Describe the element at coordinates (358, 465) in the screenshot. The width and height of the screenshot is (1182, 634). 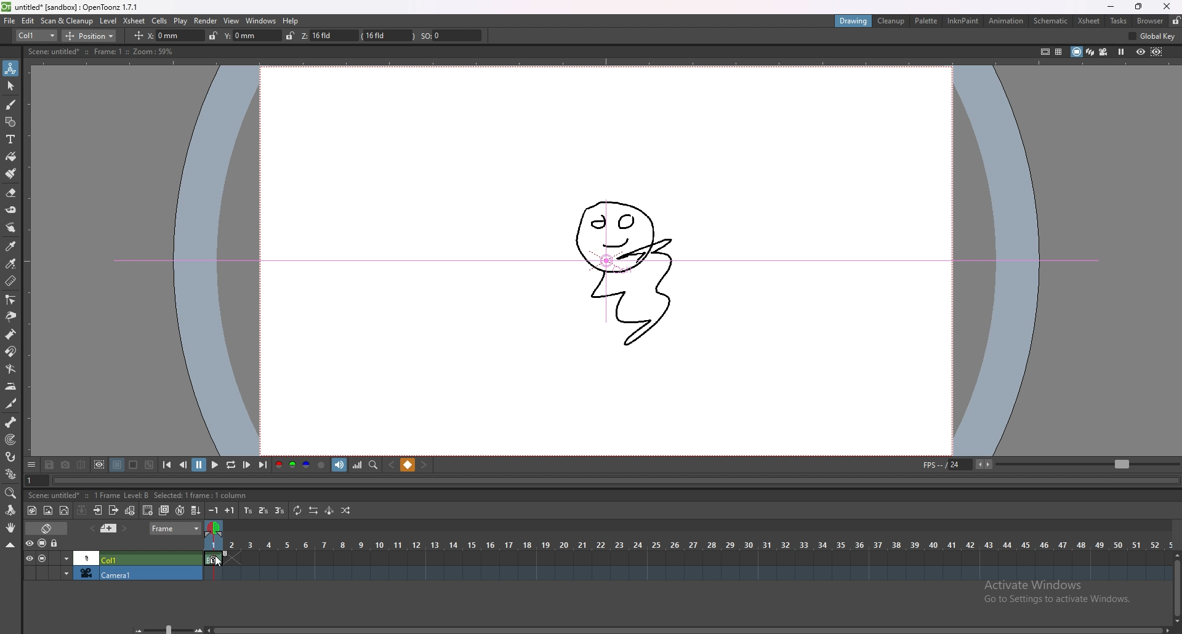
I see `histogram` at that location.